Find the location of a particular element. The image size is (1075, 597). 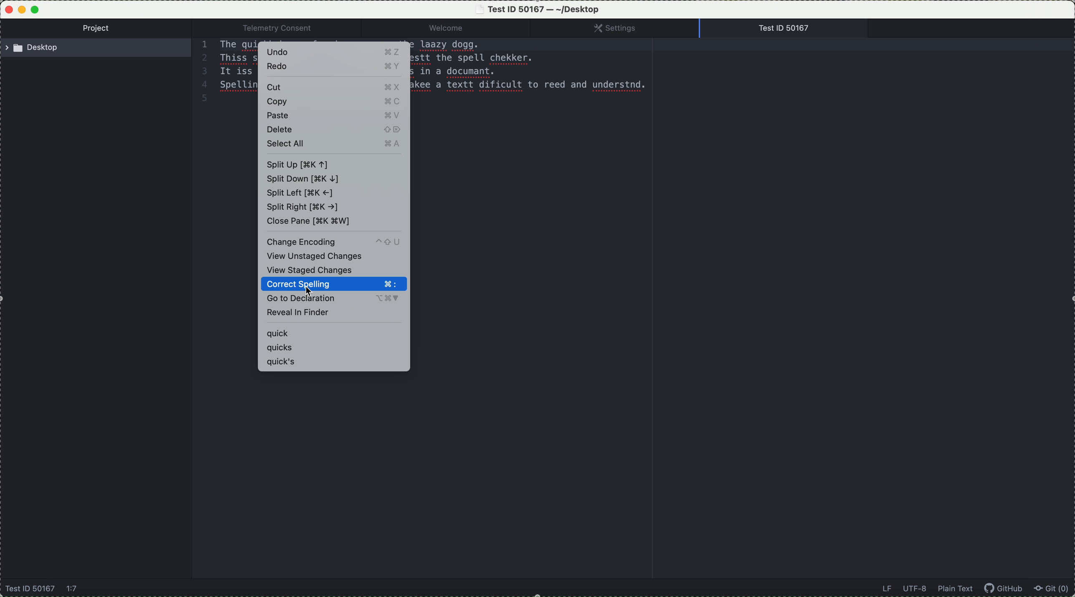

redo is located at coordinates (335, 67).